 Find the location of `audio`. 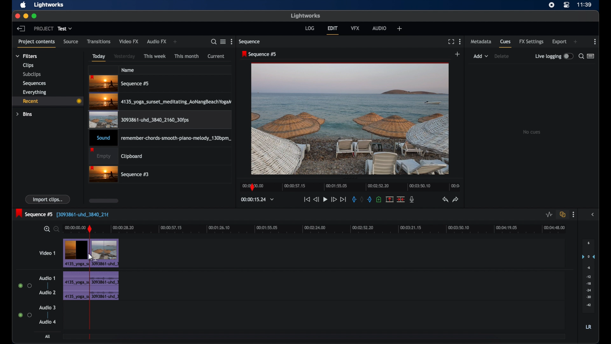

audio is located at coordinates (379, 28).